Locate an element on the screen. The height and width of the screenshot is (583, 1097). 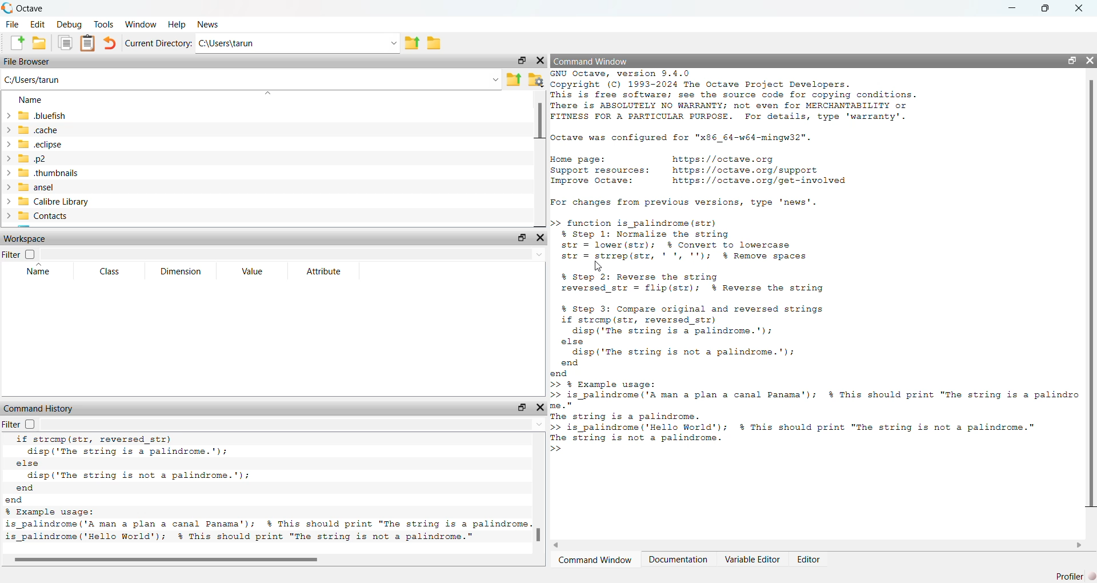
unlock widget is located at coordinates (523, 61).